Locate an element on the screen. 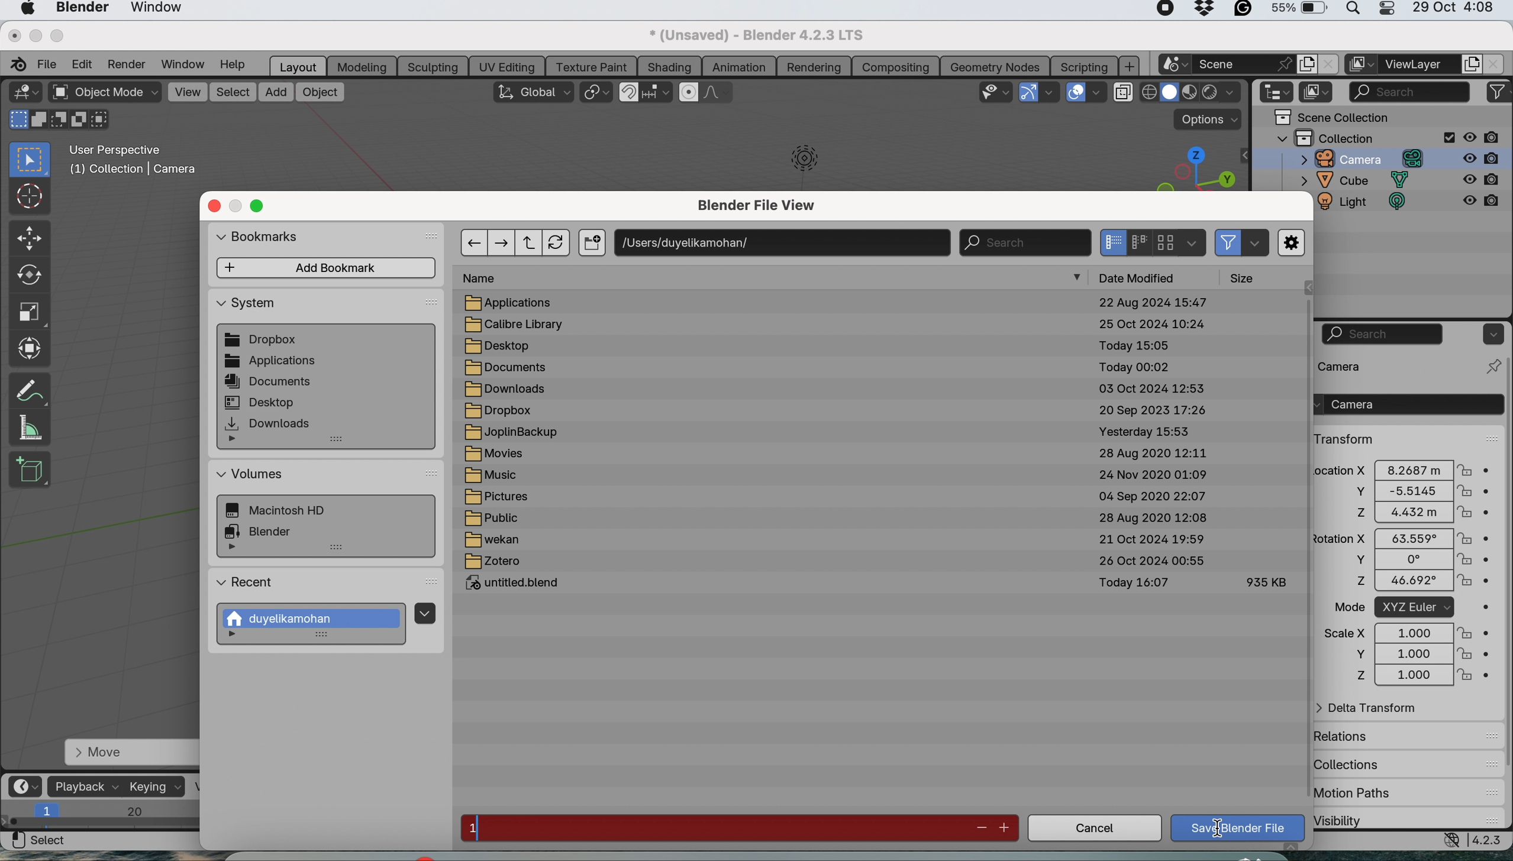 The height and width of the screenshot is (861, 1513). maximise is located at coordinates (261, 206).